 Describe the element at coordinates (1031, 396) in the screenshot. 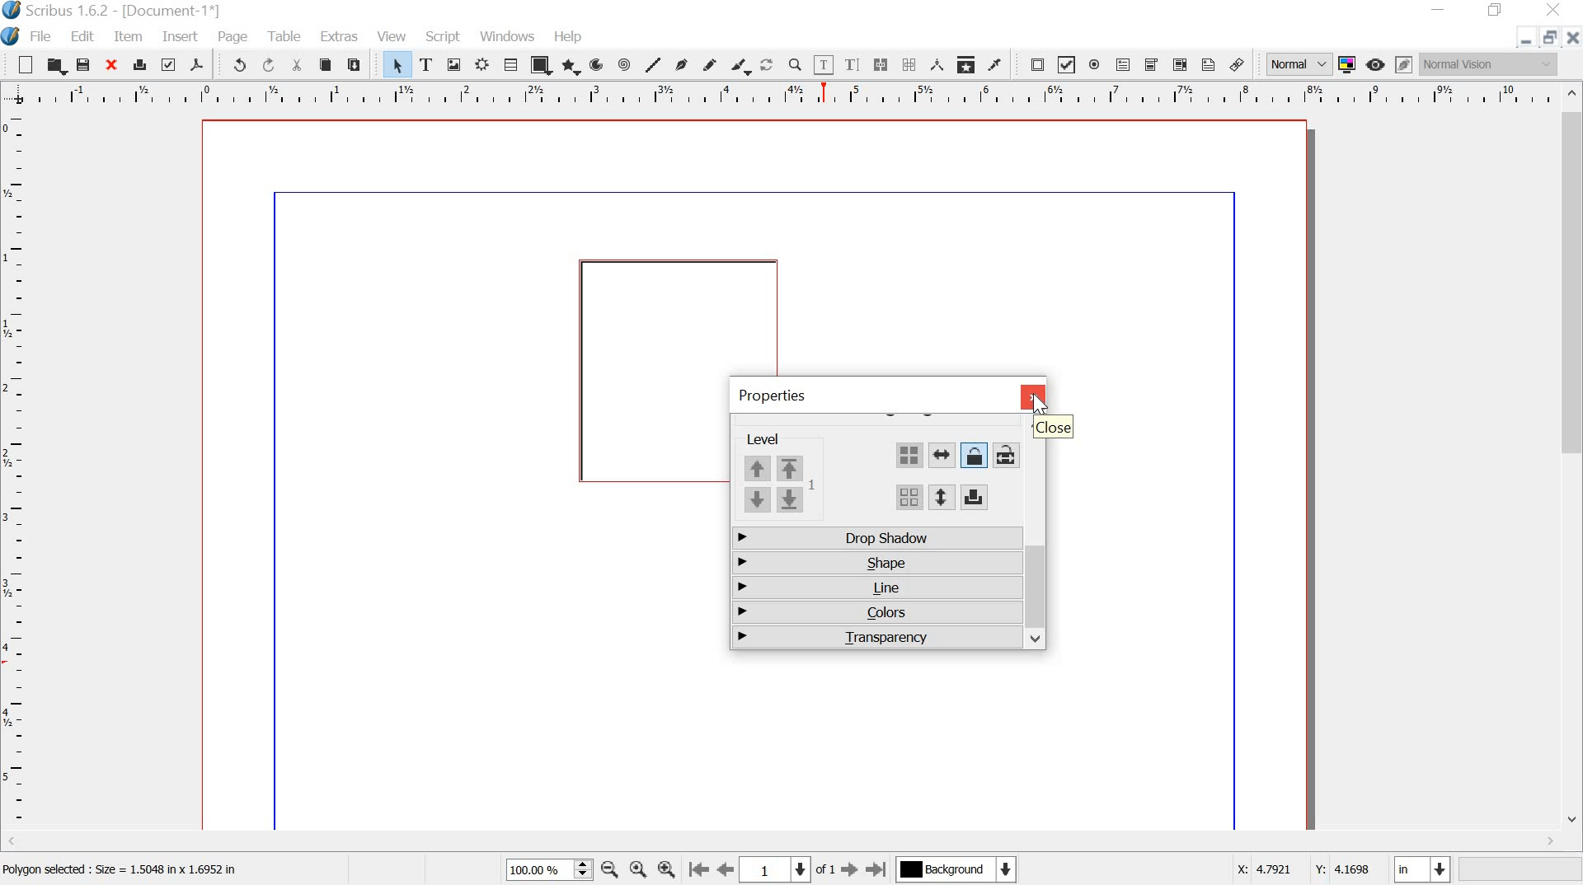

I see `close` at that location.